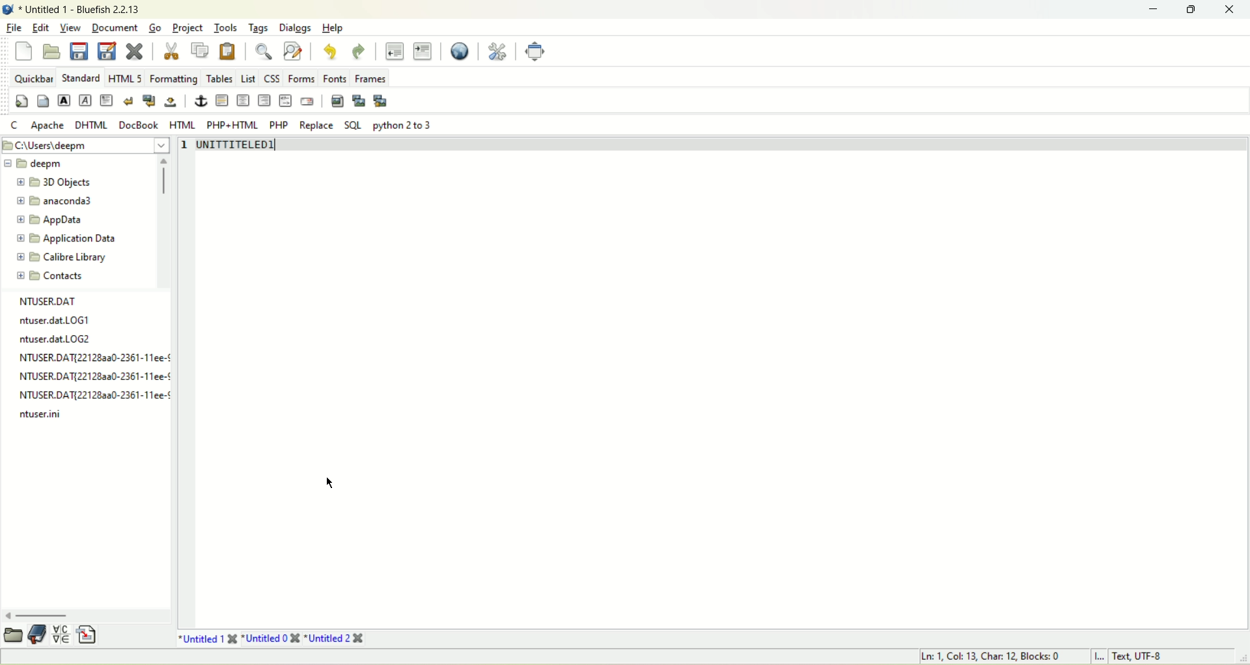 This screenshot has width=1250, height=665. What do you see at coordinates (104, 100) in the screenshot?
I see `paragraph ` at bounding box center [104, 100].